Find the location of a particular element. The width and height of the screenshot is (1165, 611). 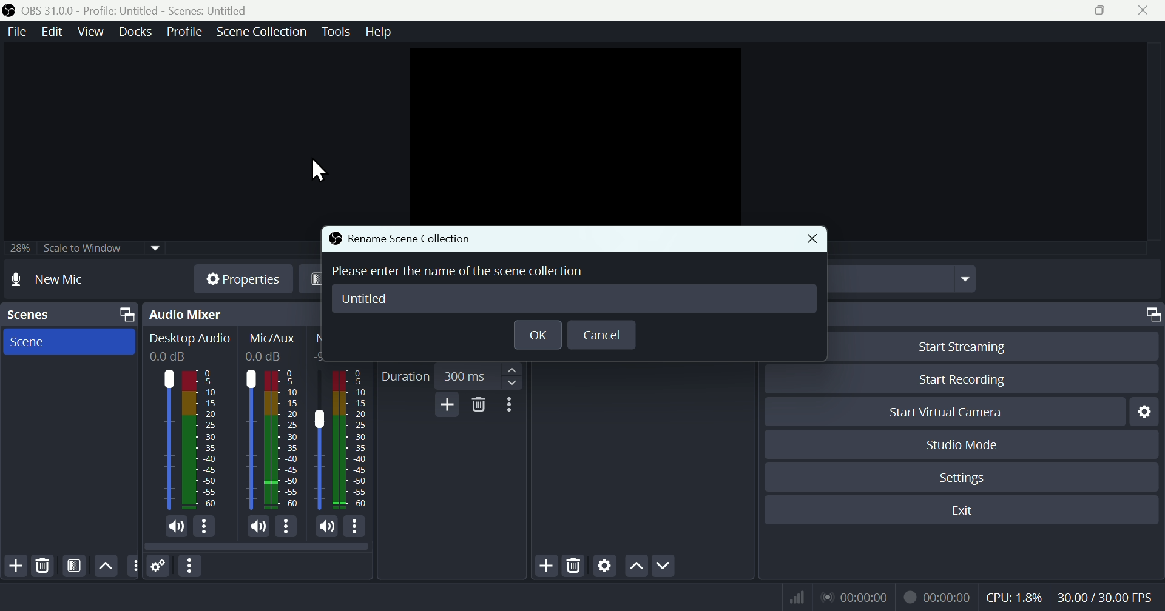

View is located at coordinates (87, 35).